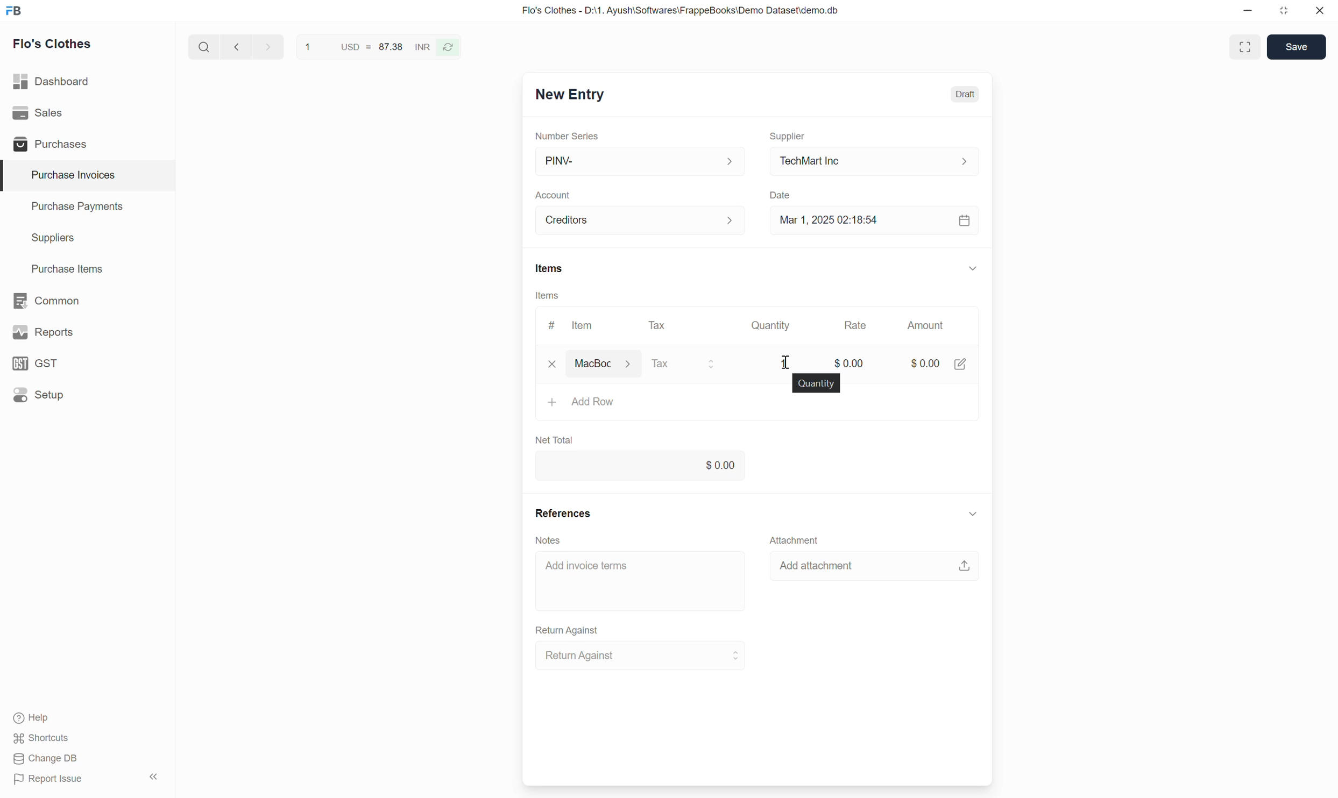 The height and width of the screenshot is (798, 1338). I want to click on Items, so click(547, 295).